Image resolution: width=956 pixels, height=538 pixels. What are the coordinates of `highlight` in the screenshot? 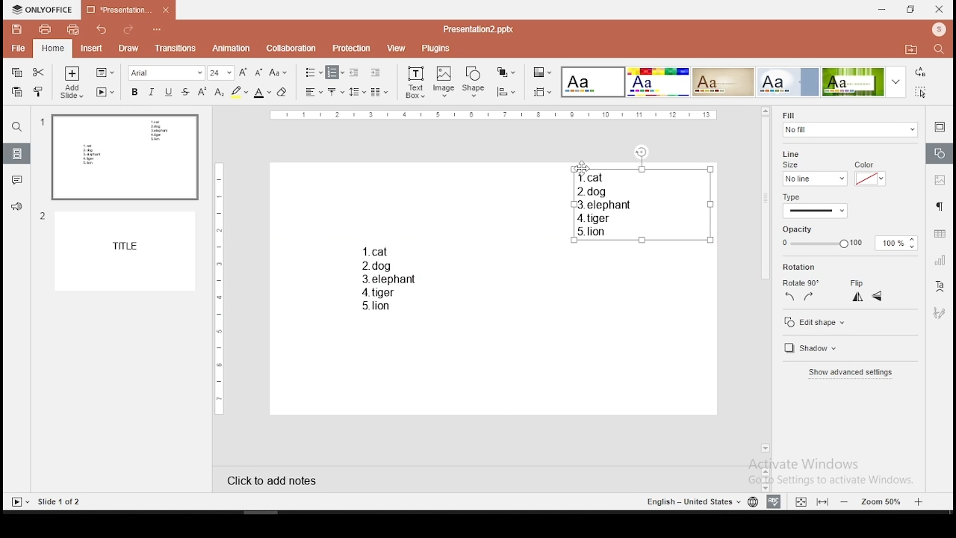 It's located at (239, 92).